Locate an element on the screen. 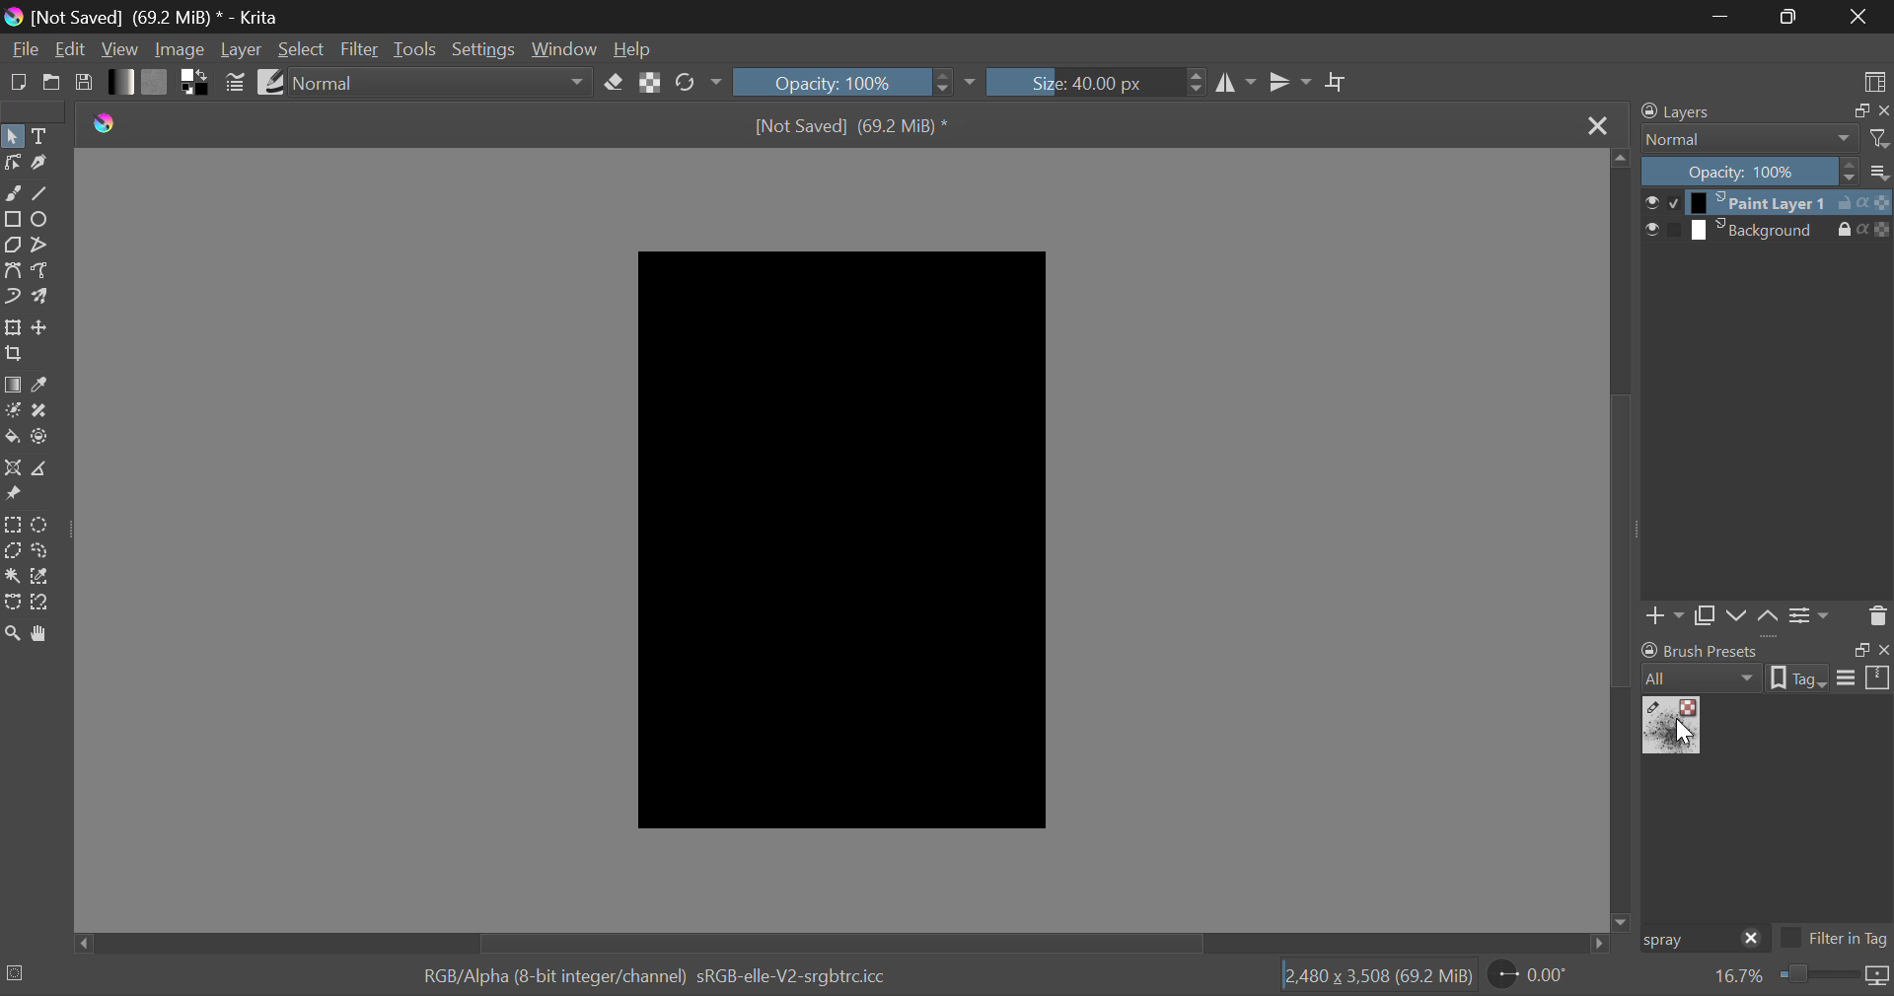 The image size is (1894, 996). Polygon Selection is located at coordinates (13, 549).